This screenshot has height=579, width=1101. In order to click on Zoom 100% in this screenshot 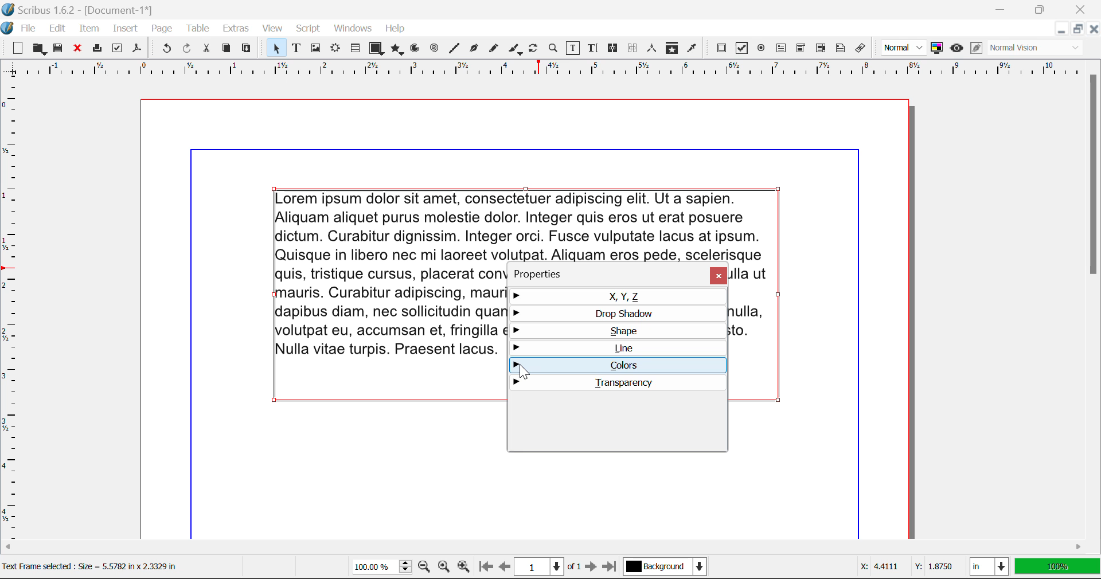, I will do `click(382, 566)`.